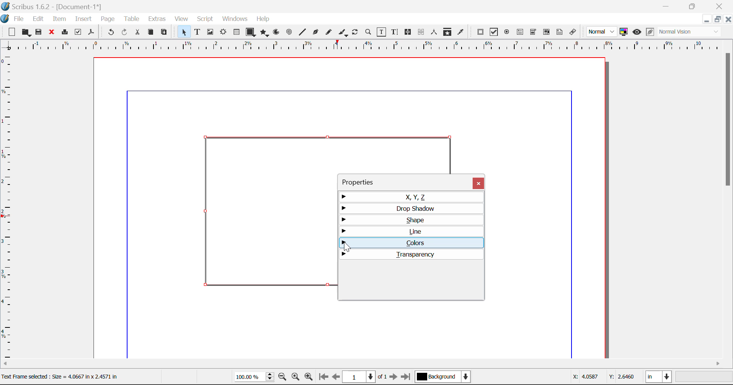 The width and height of the screenshot is (733, 385). I want to click on Copy, so click(150, 32).